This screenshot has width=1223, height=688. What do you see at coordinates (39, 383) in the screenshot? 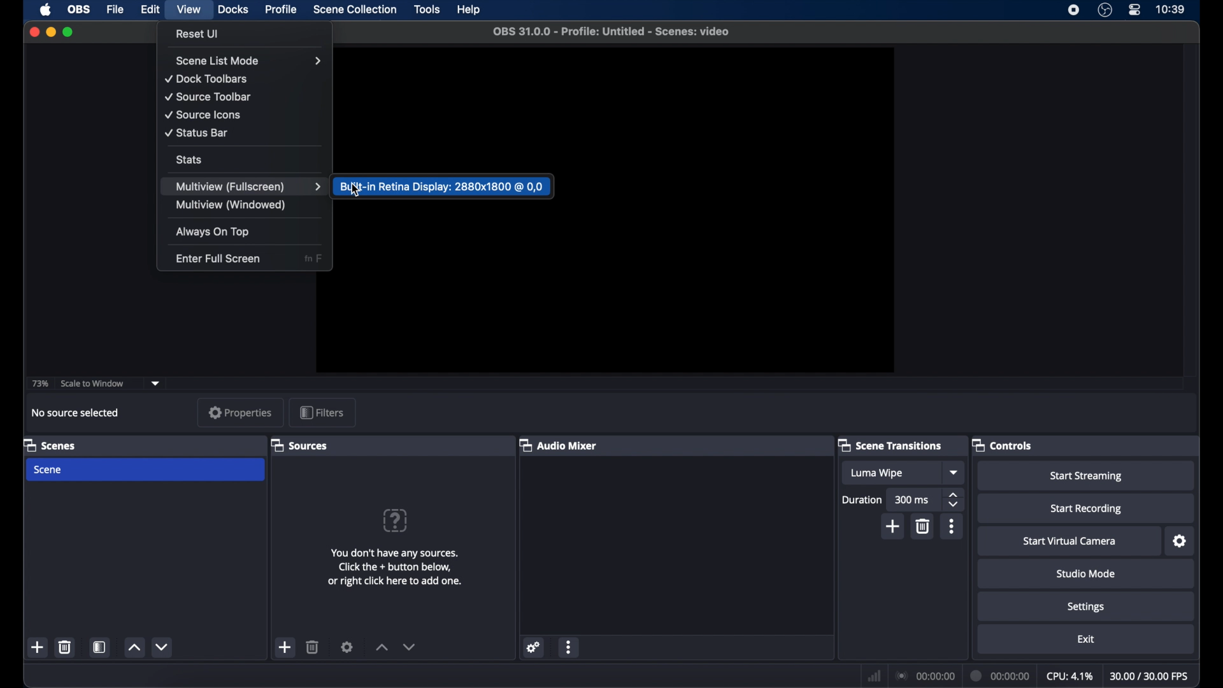
I see `73%` at bounding box center [39, 383].